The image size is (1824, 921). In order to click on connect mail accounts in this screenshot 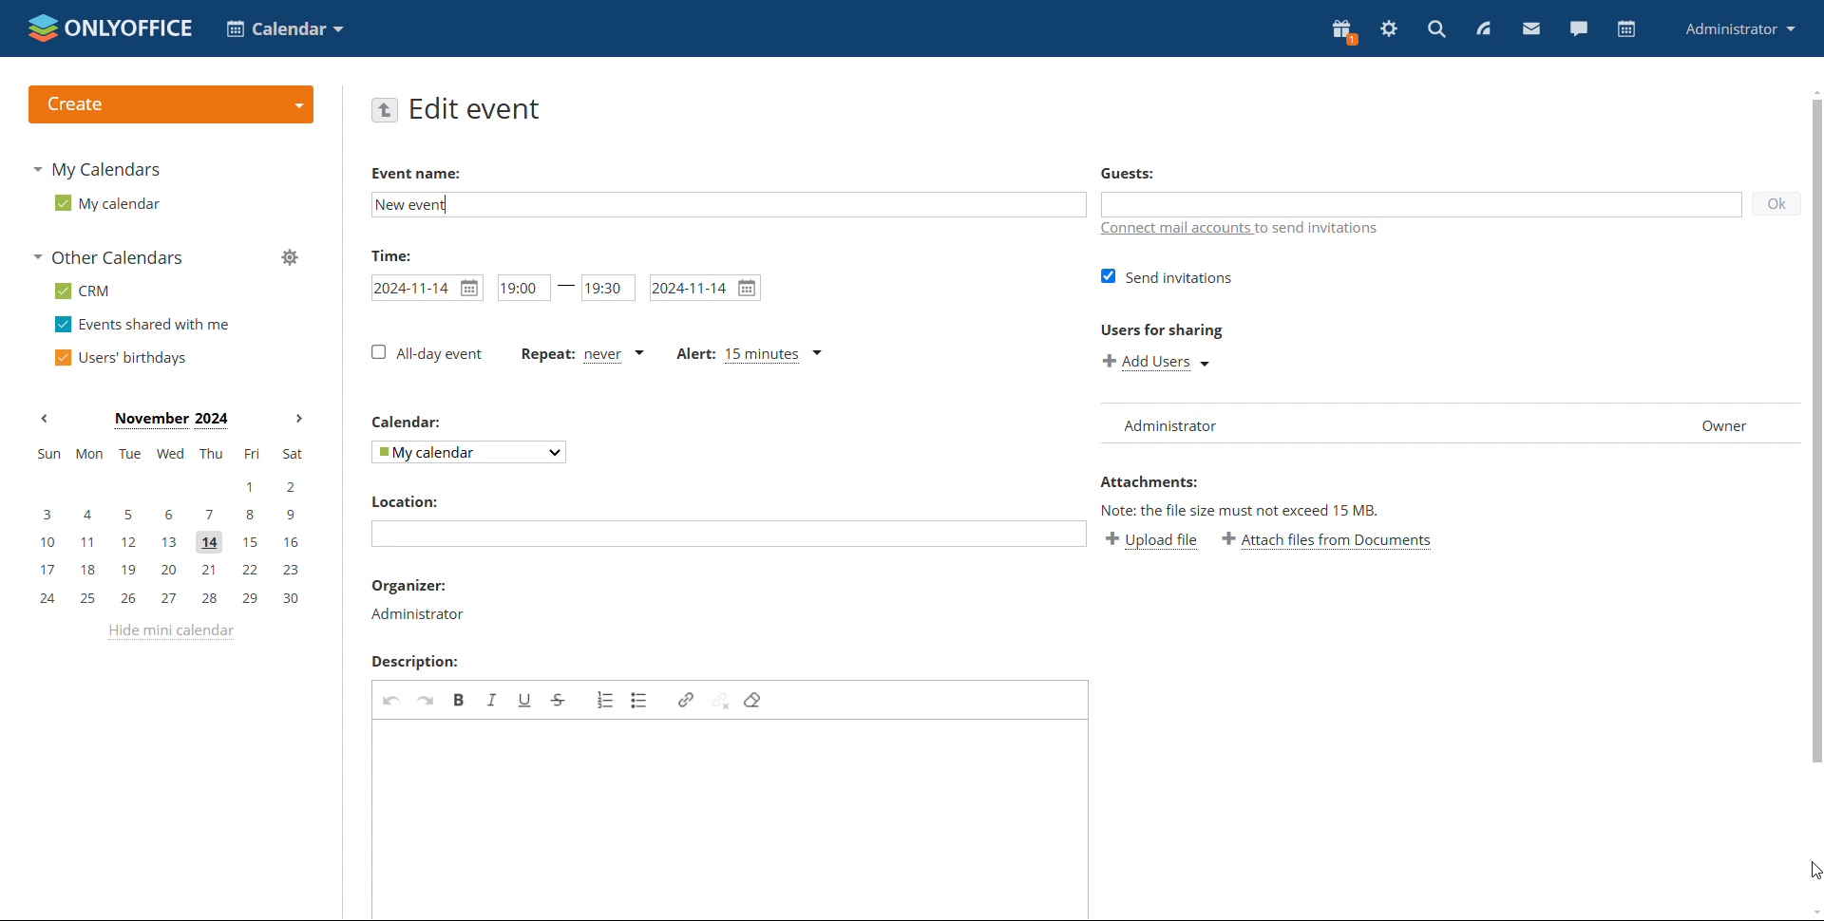, I will do `click(1242, 228)`.